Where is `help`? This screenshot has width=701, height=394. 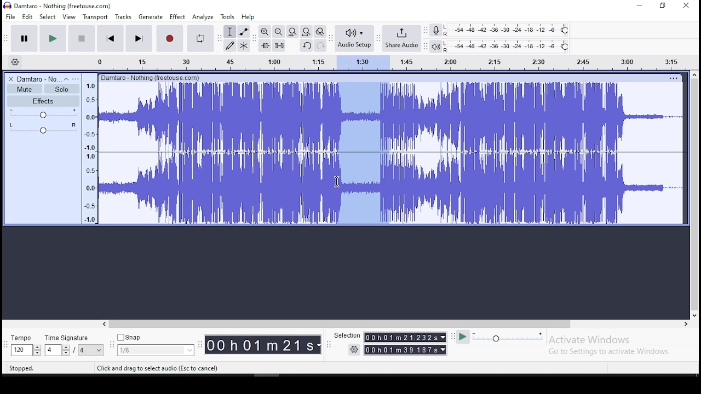 help is located at coordinates (248, 18).